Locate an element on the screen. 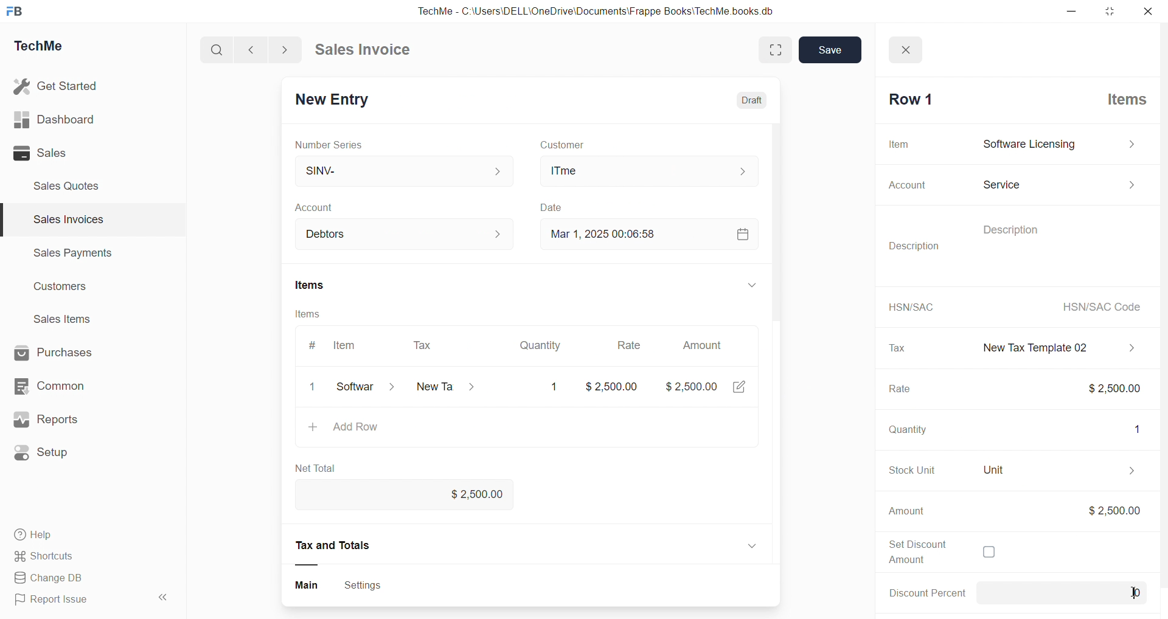 This screenshot has height=619, width=1168. Draft is located at coordinates (746, 96).